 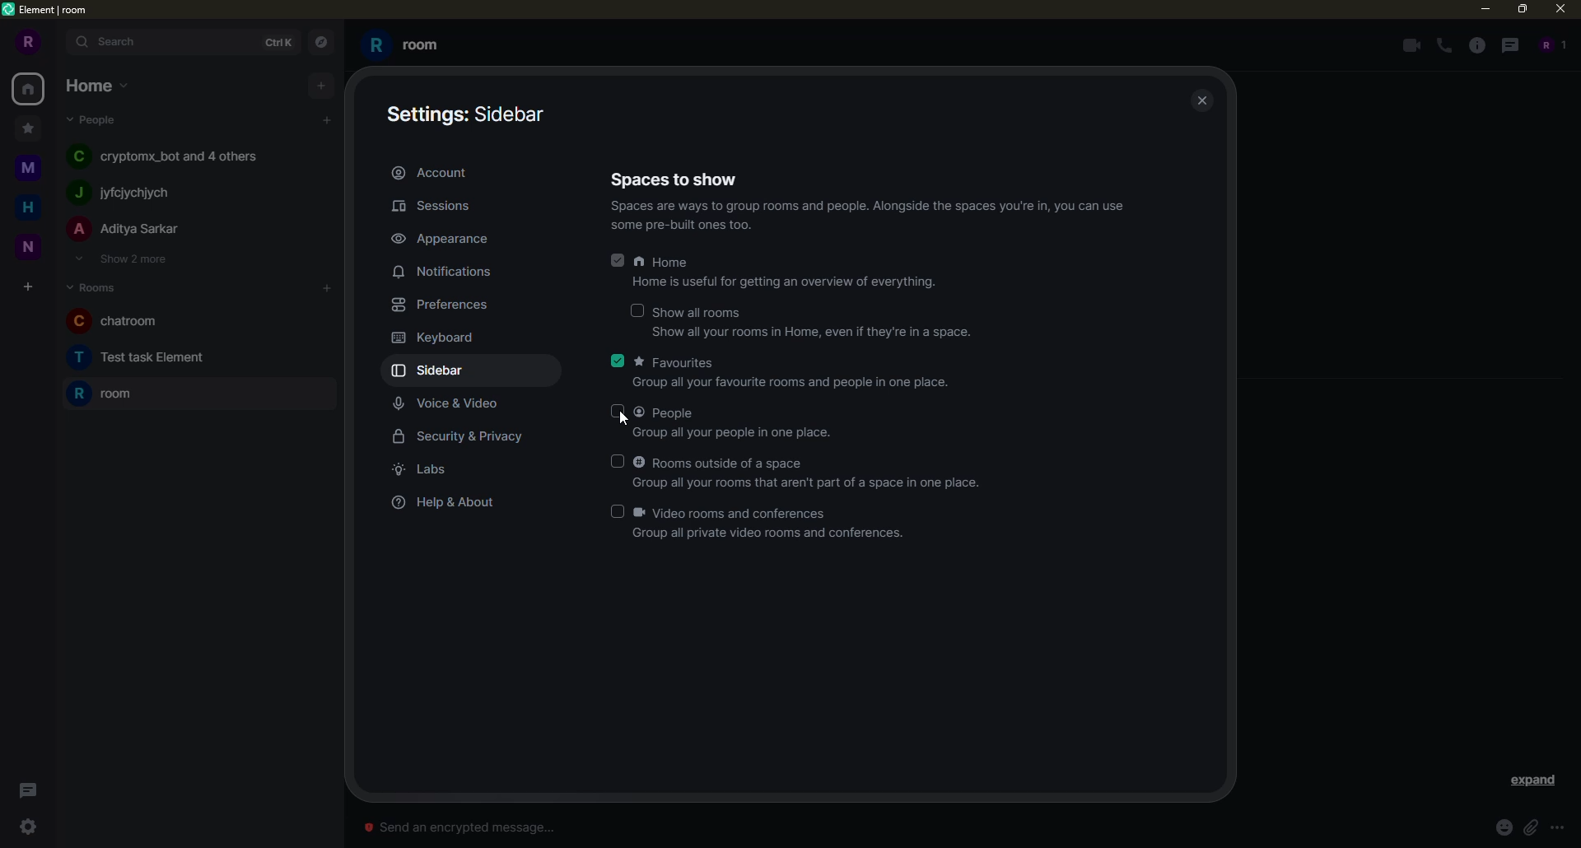 What do you see at coordinates (94, 120) in the screenshot?
I see `people` at bounding box center [94, 120].